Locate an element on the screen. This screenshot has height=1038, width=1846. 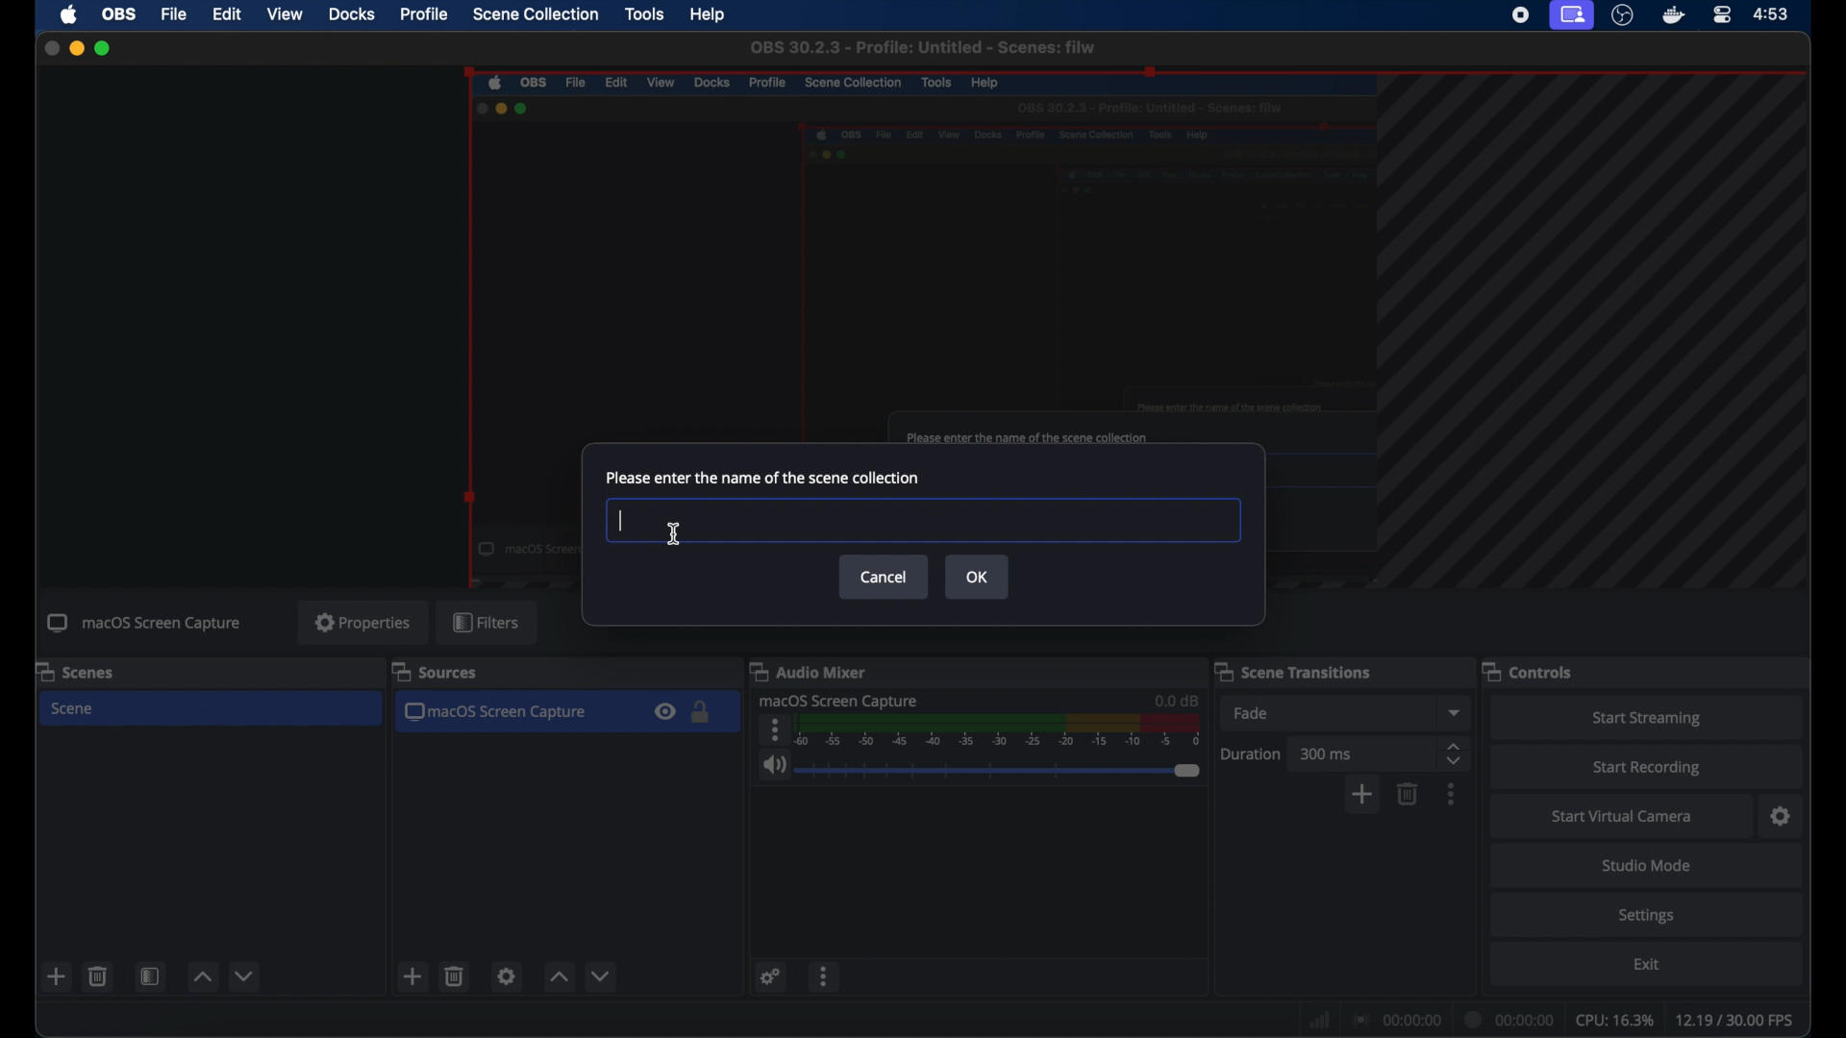
stepper button is located at coordinates (1454, 753).